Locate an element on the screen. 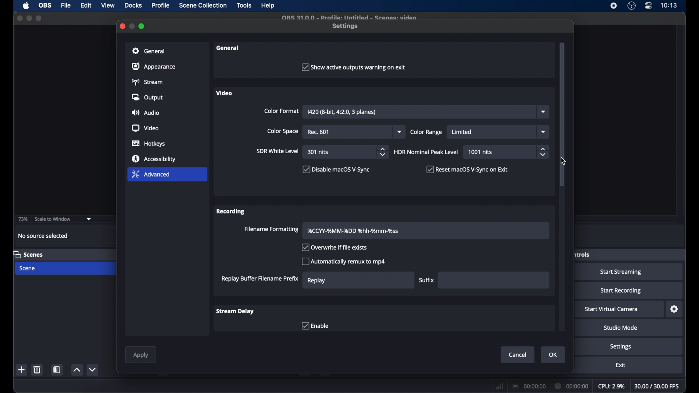 The width and height of the screenshot is (699, 393). scene collection is located at coordinates (204, 5).